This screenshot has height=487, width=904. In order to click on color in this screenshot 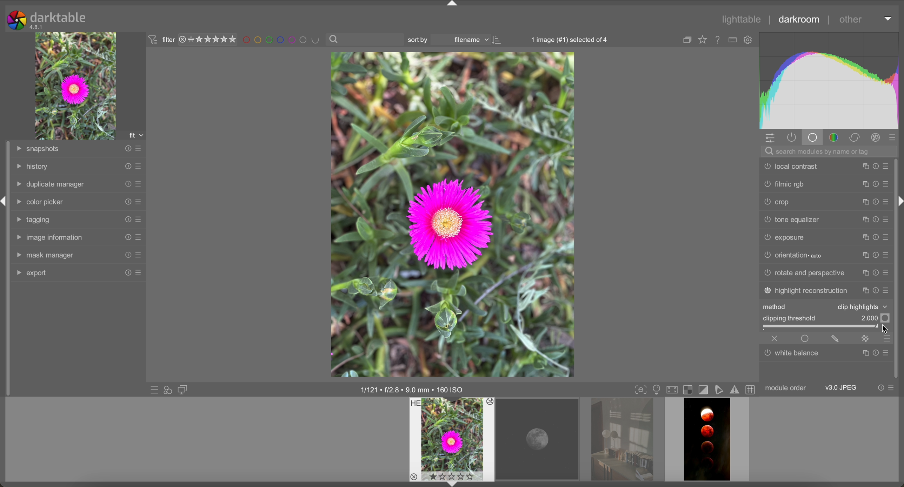, I will do `click(832, 137)`.